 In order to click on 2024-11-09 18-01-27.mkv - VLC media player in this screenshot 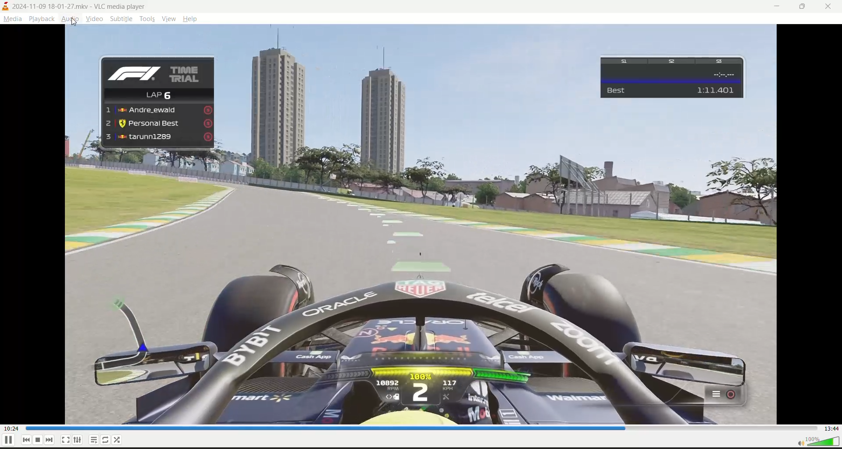, I will do `click(75, 6)`.